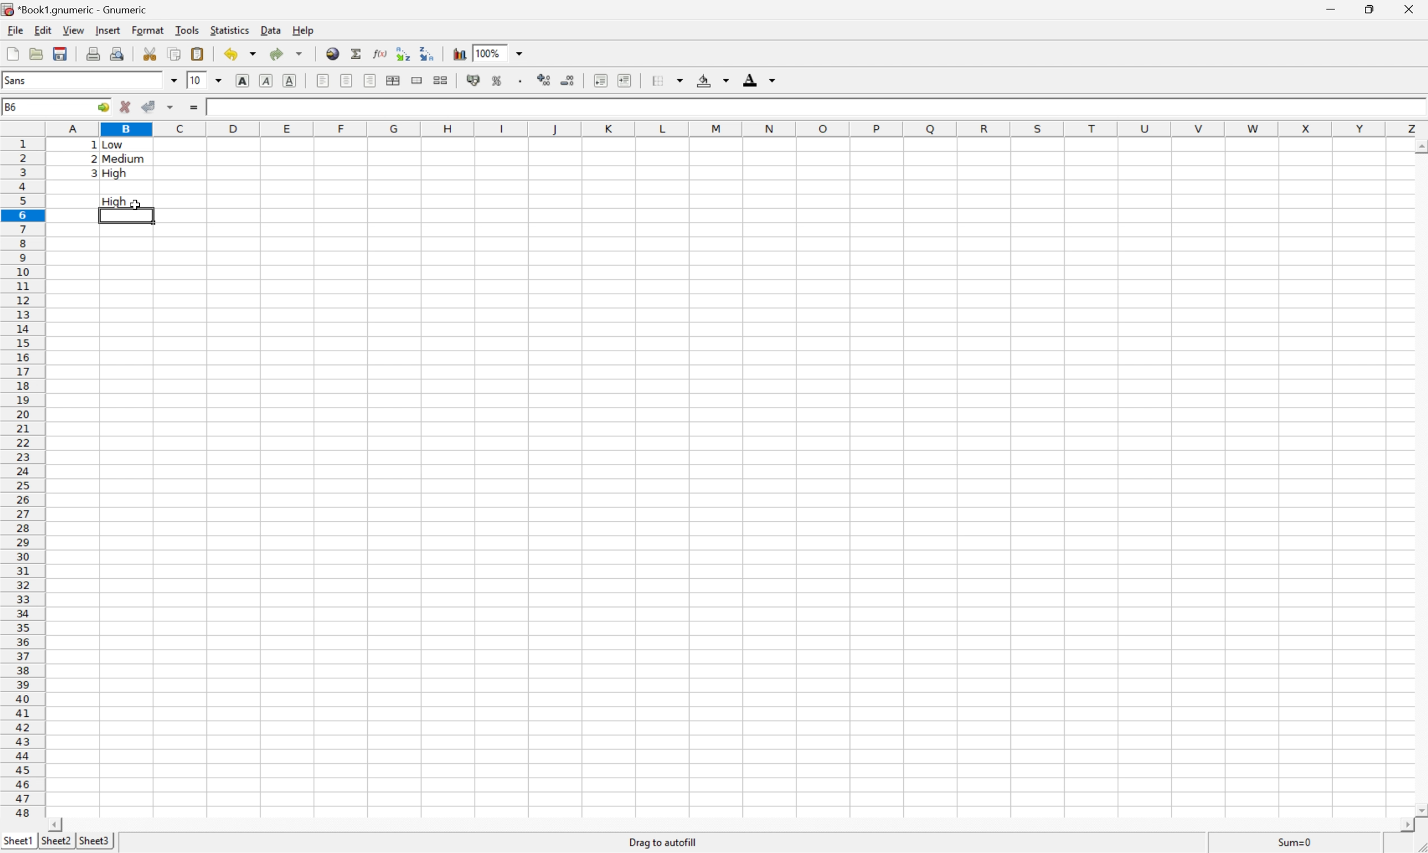 The height and width of the screenshot is (853, 1428). Describe the element at coordinates (97, 844) in the screenshot. I see `Sheet3` at that location.